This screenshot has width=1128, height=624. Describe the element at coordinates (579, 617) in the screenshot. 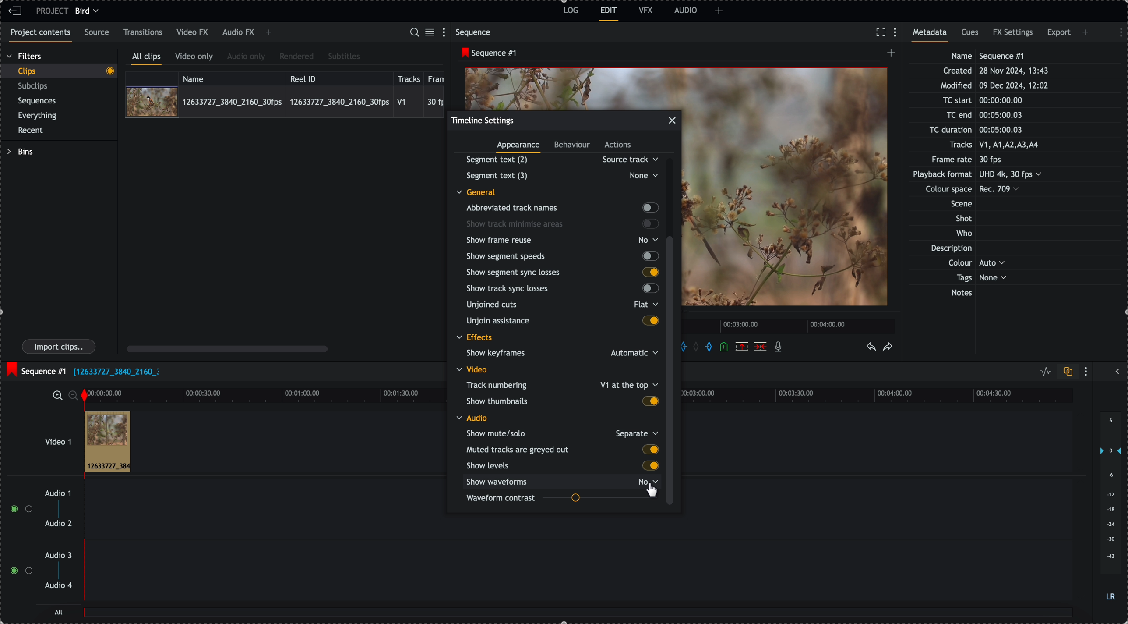

I see `all` at that location.